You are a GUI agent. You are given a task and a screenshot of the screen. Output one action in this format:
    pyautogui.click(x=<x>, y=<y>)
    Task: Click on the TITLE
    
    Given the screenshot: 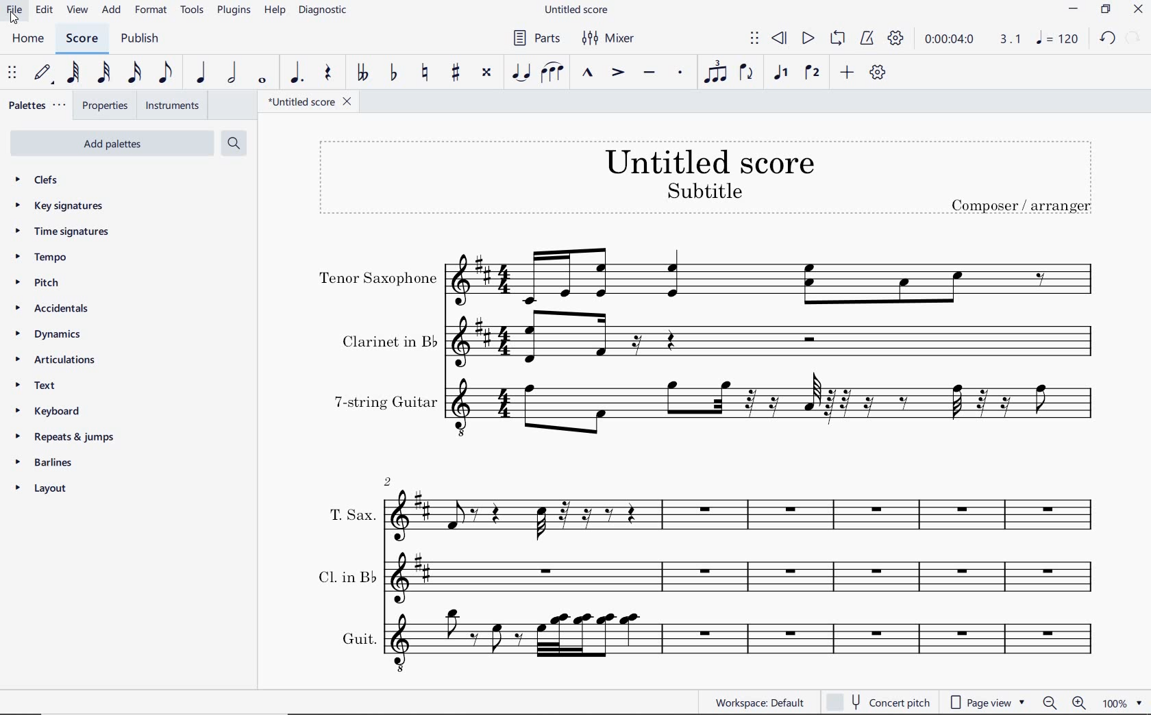 What is the action you would take?
    pyautogui.click(x=703, y=178)
    